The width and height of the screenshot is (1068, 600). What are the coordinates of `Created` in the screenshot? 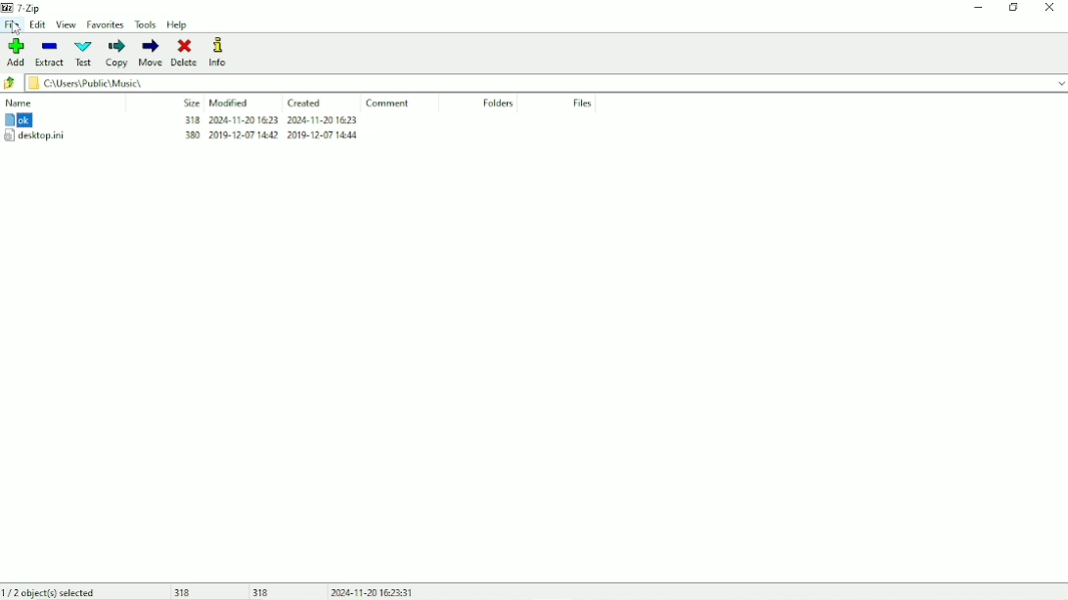 It's located at (306, 103).